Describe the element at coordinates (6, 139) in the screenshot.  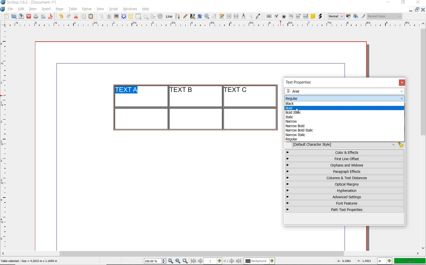
I see `ruler` at that location.